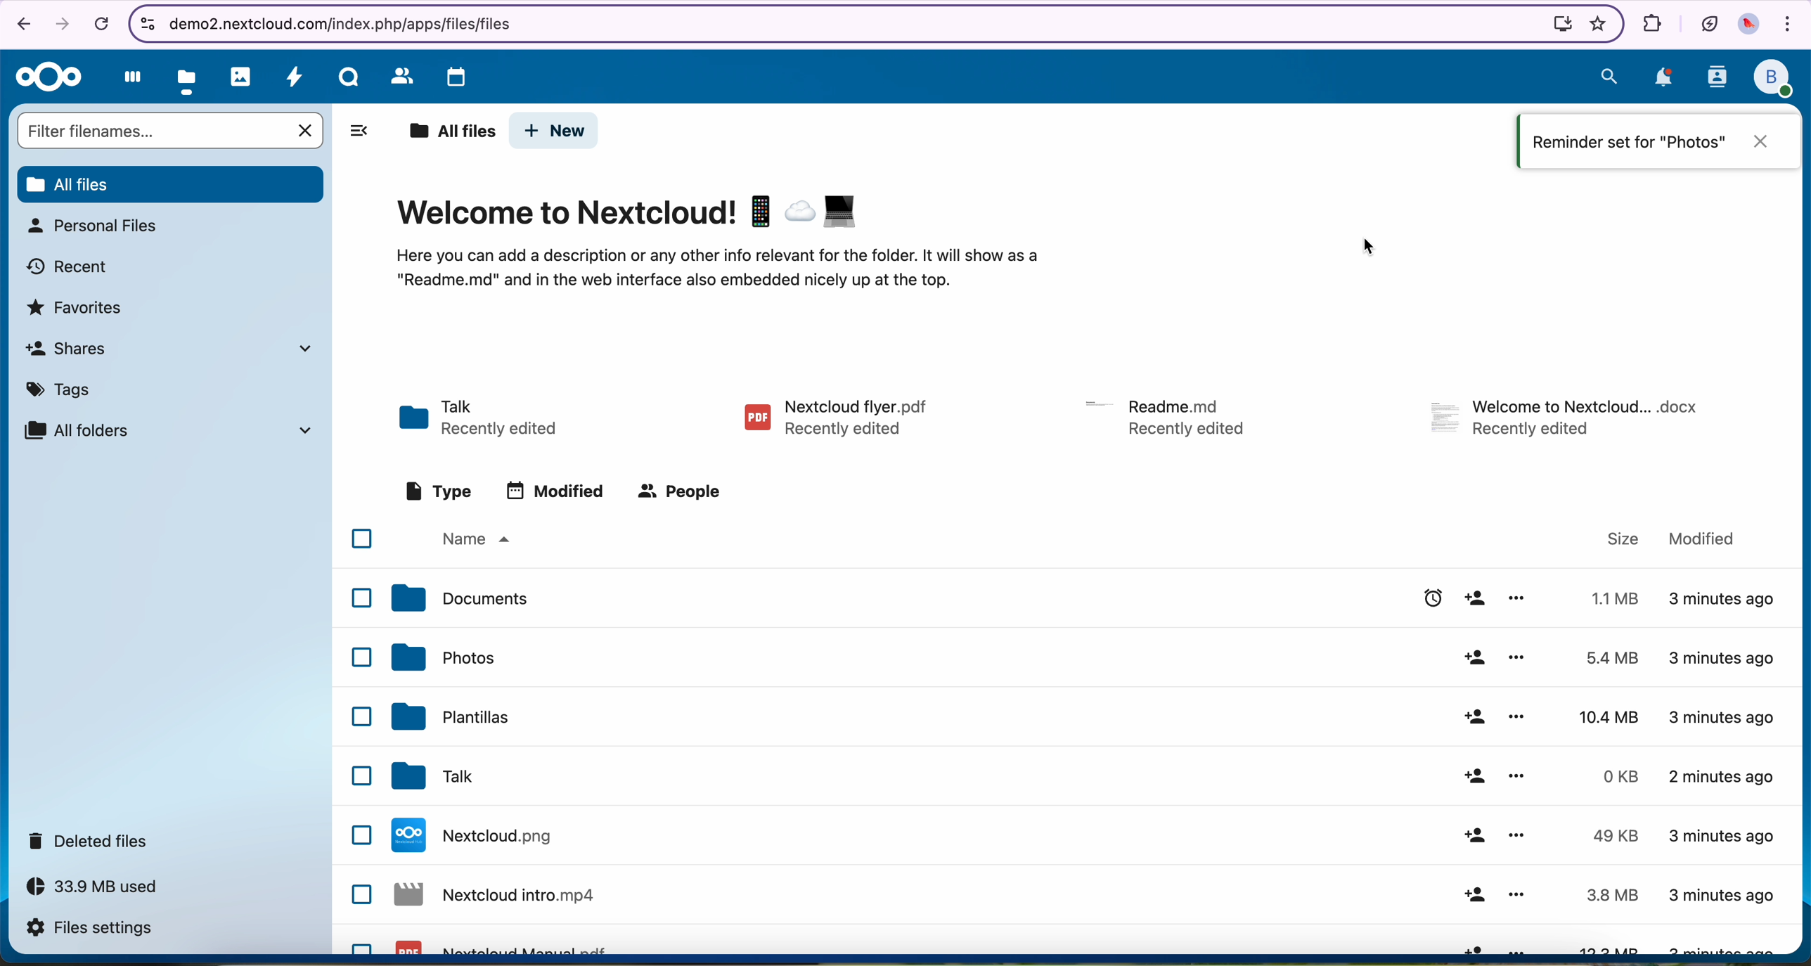  Describe the element at coordinates (1613, 946) in the screenshot. I see `13.3` at that location.